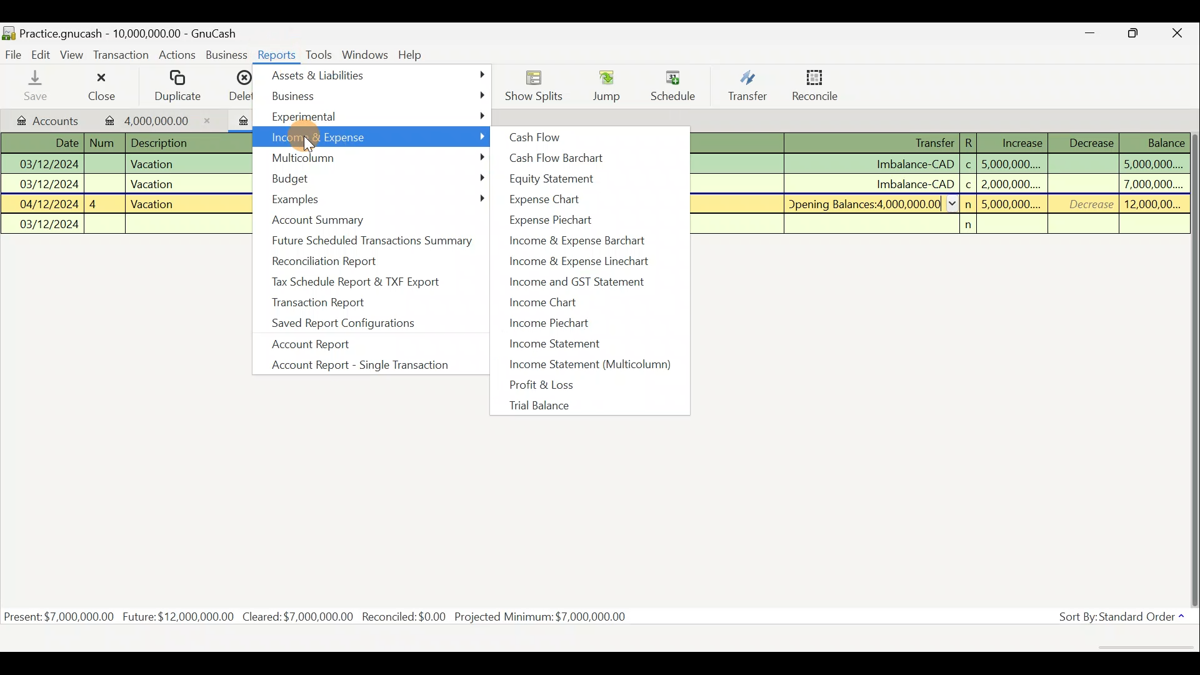  What do you see at coordinates (151, 184) in the screenshot?
I see `Vacation` at bounding box center [151, 184].